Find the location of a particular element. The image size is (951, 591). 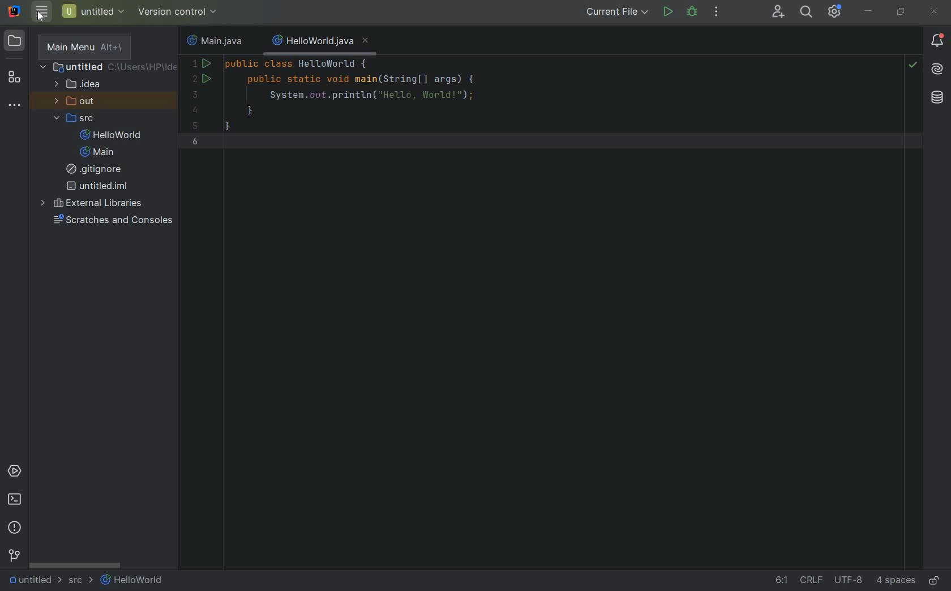

OUT is located at coordinates (78, 101).